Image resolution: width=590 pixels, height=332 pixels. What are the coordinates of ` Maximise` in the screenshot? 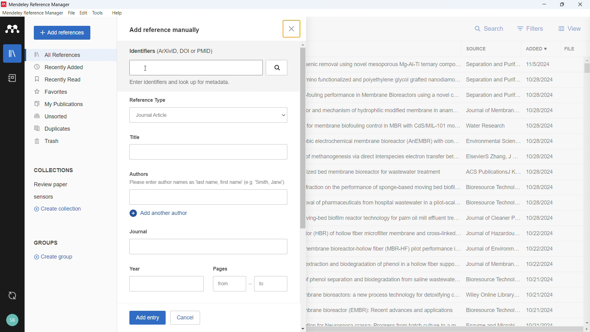 It's located at (562, 5).